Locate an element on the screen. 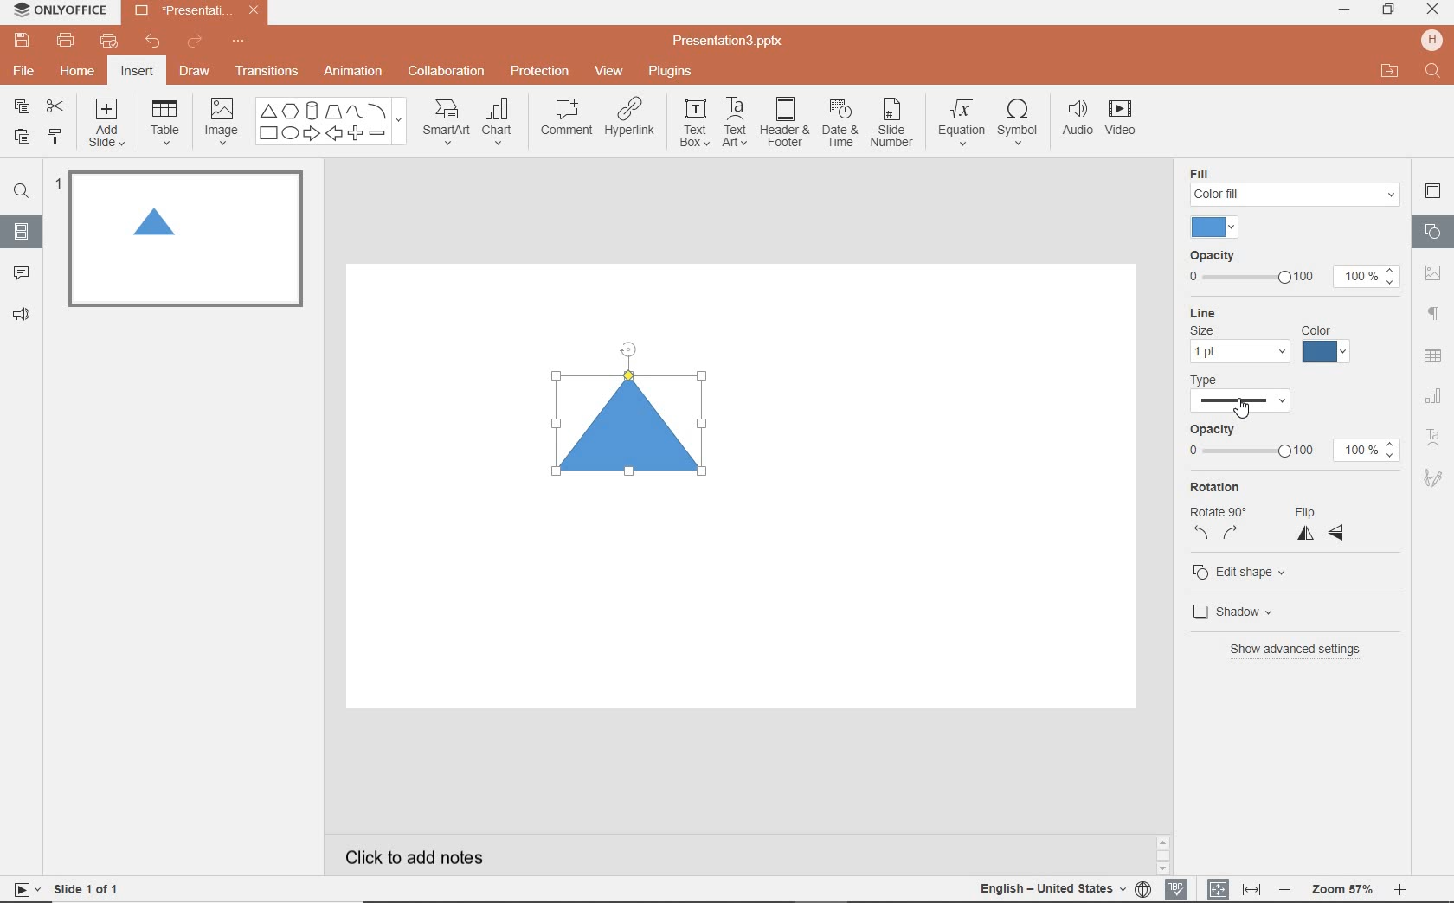 The height and width of the screenshot is (903, 1454). SMARTART is located at coordinates (447, 128).